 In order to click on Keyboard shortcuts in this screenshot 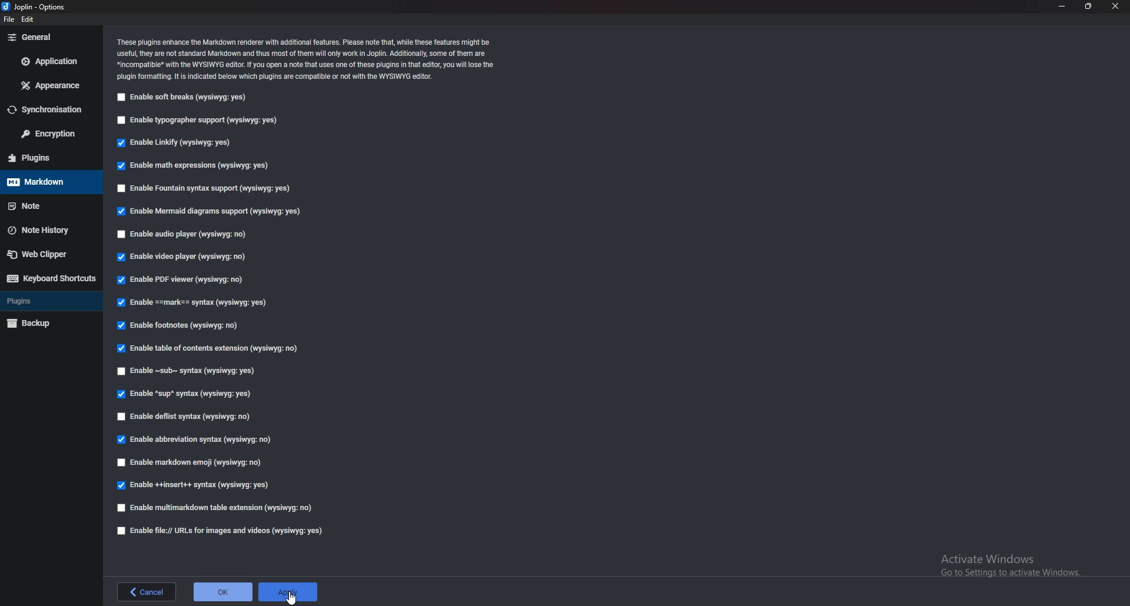, I will do `click(51, 278)`.